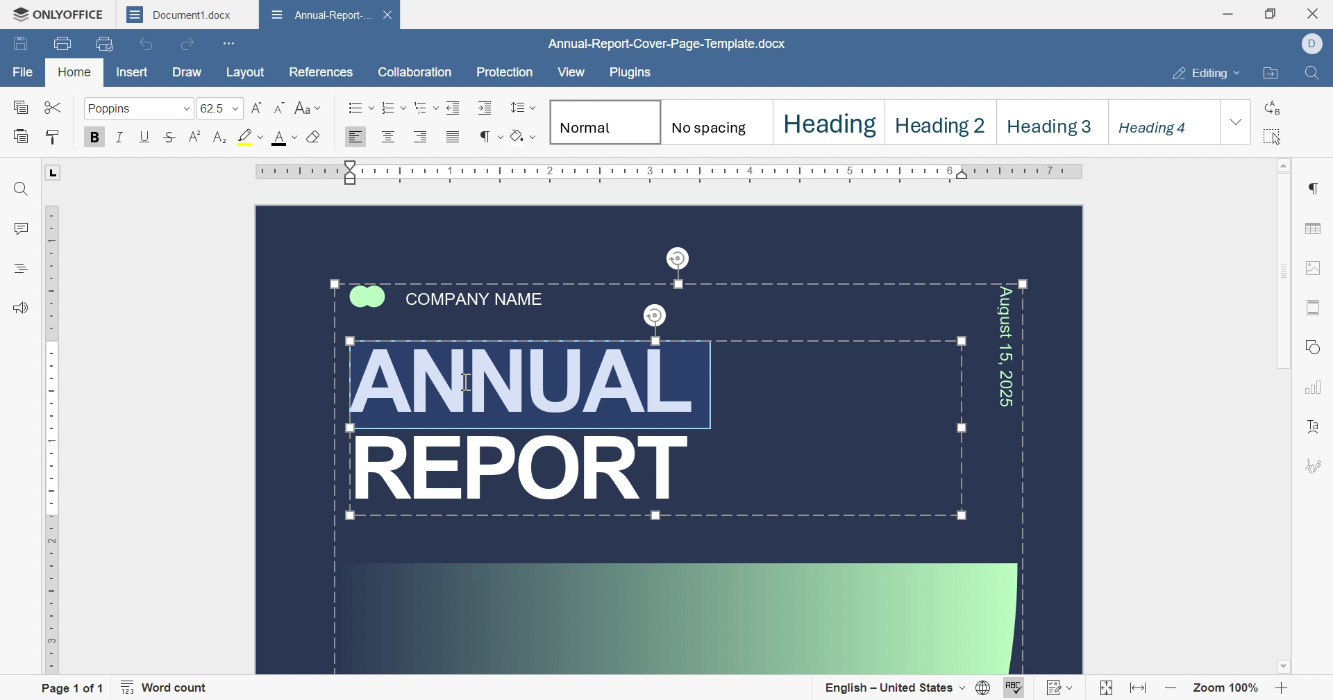 The width and height of the screenshot is (1333, 700). What do you see at coordinates (457, 138) in the screenshot?
I see `justified` at bounding box center [457, 138].